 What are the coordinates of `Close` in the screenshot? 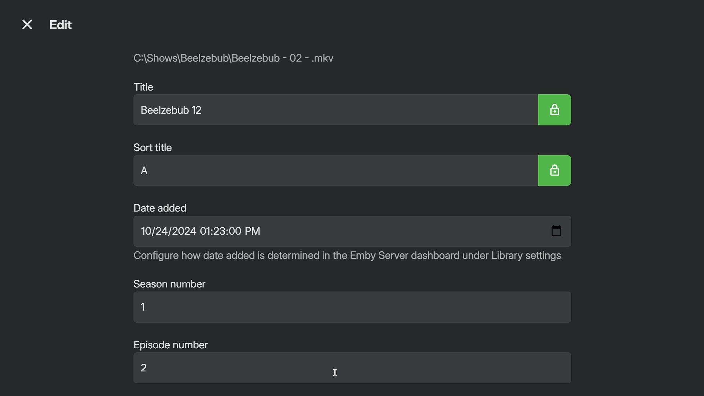 It's located at (27, 24).